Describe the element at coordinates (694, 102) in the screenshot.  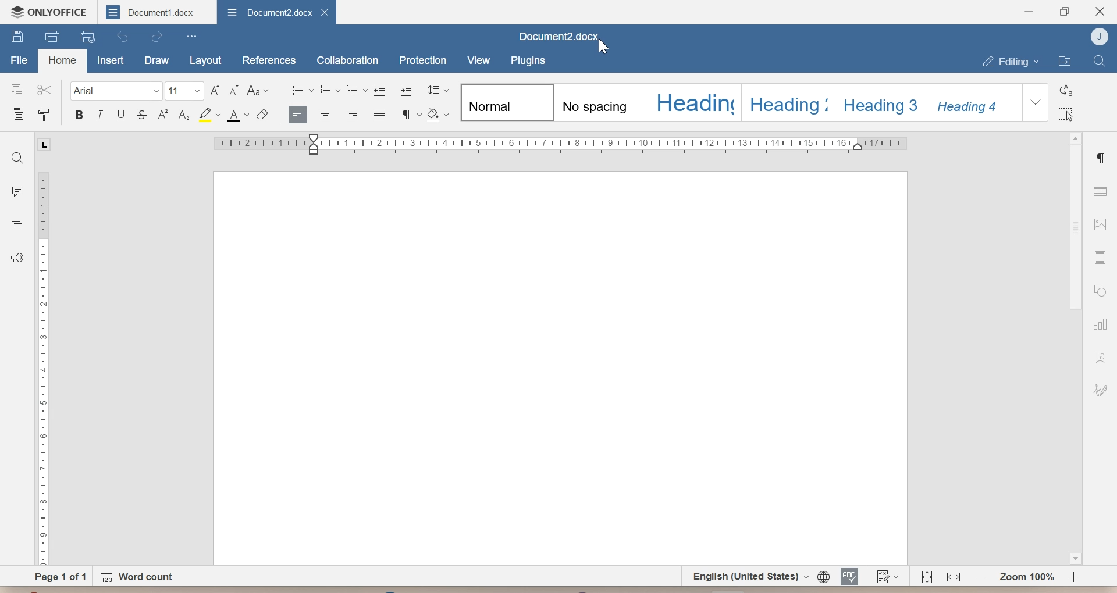
I see `Heading 1` at that location.